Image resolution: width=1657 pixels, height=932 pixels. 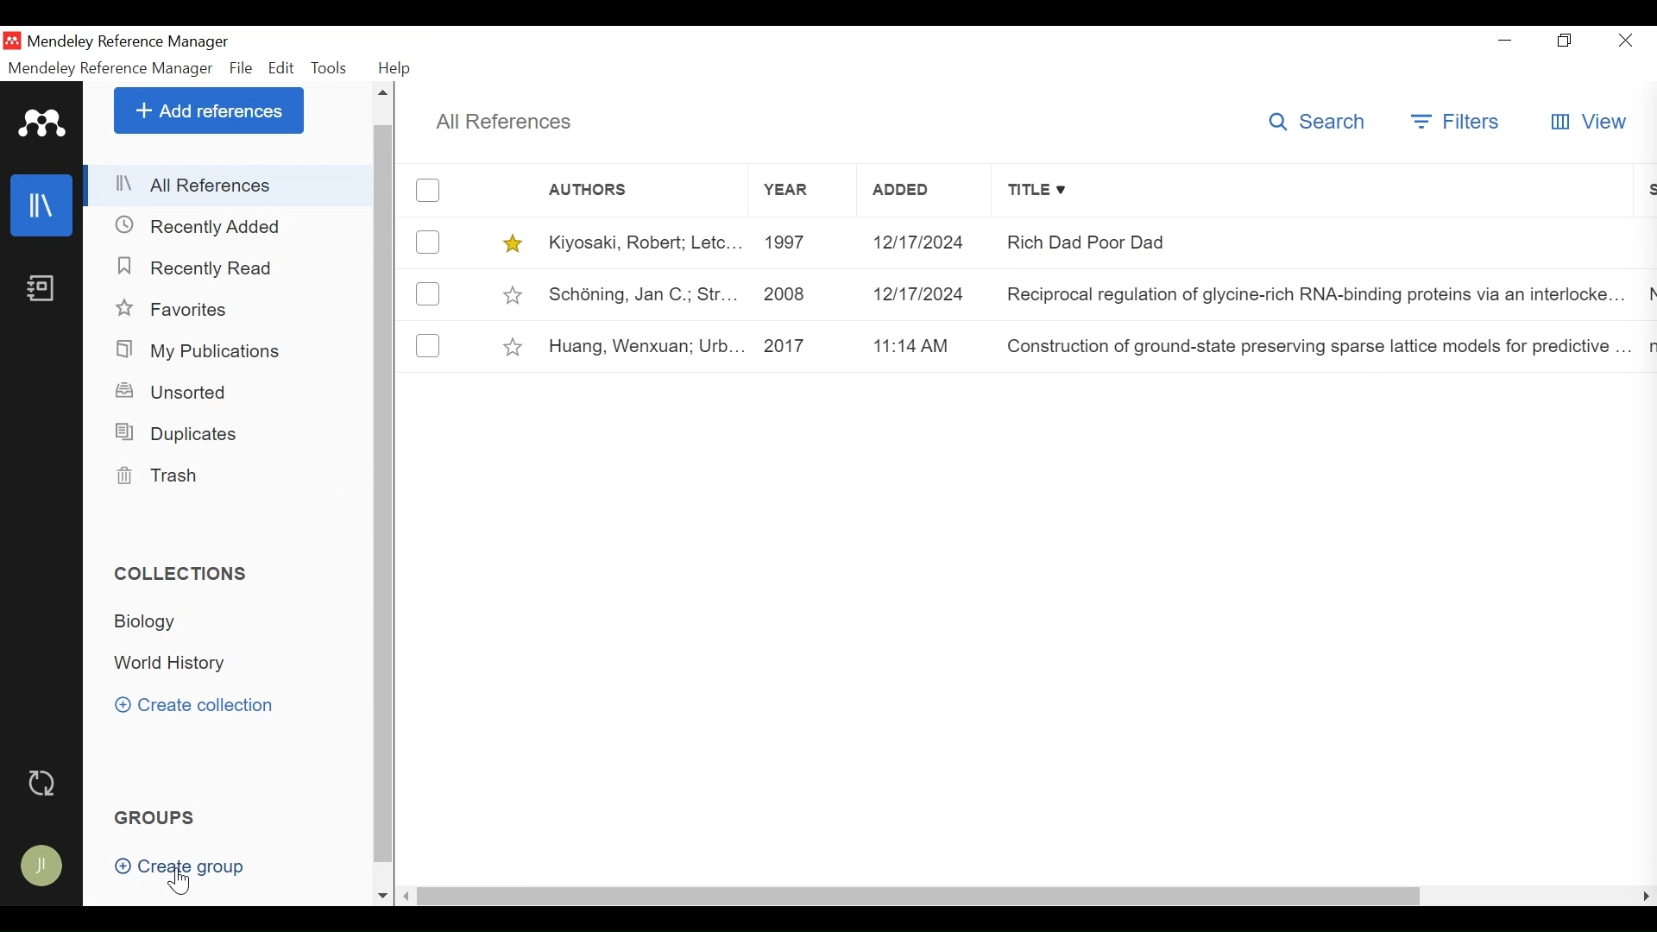 What do you see at coordinates (1505, 38) in the screenshot?
I see `minimize` at bounding box center [1505, 38].